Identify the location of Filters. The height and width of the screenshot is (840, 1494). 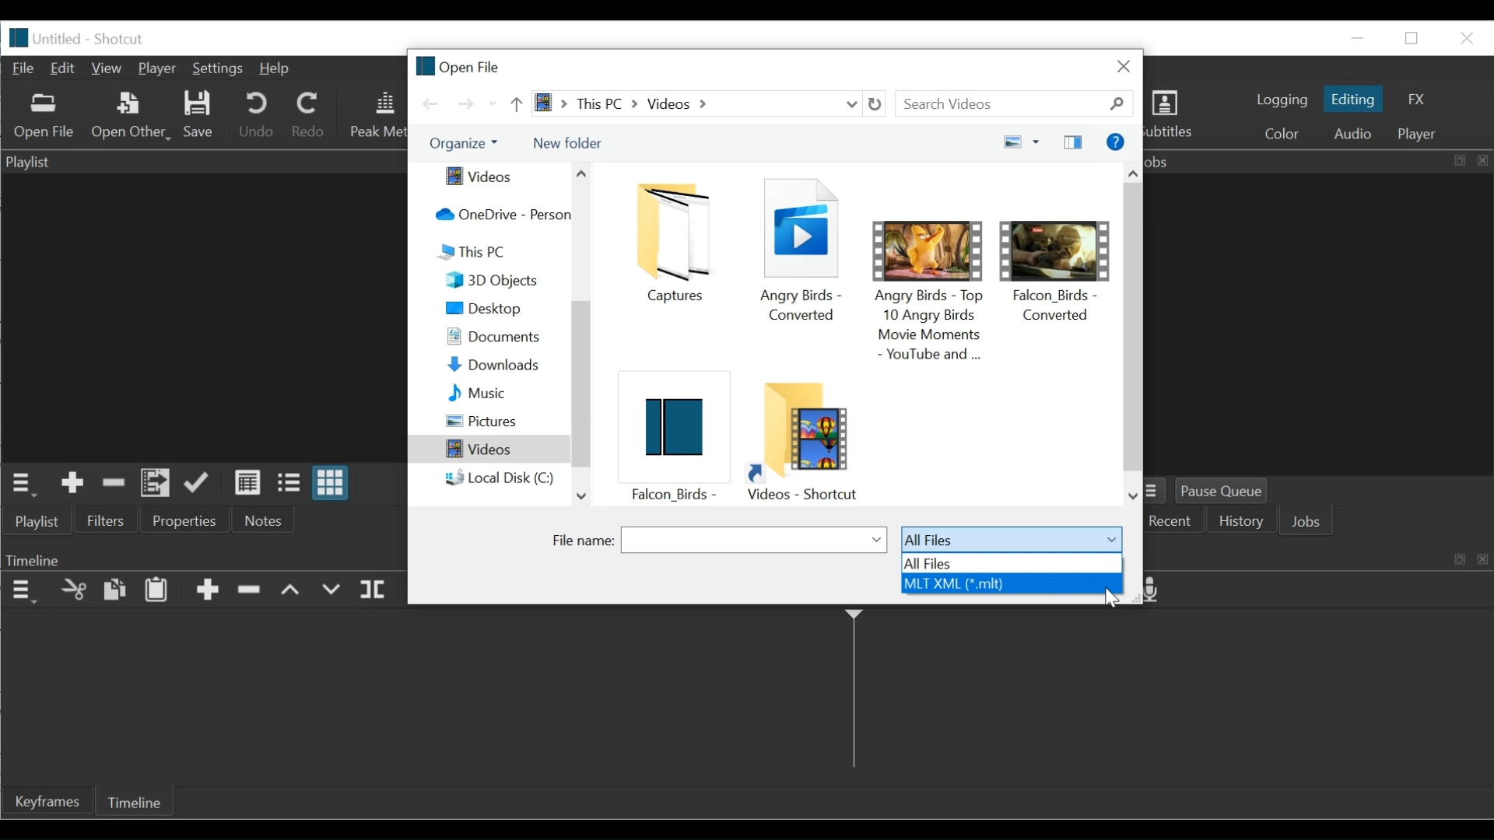
(105, 519).